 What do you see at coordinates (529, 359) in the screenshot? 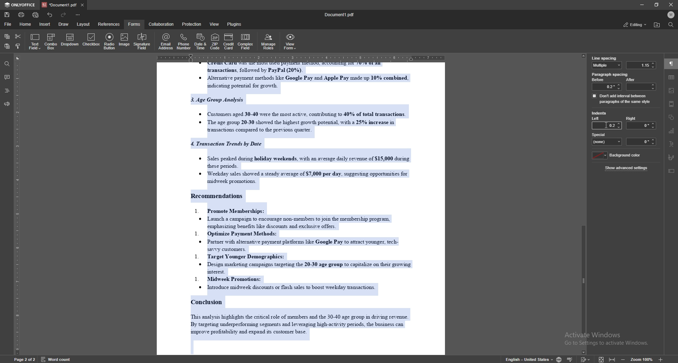
I see `change text language` at bounding box center [529, 359].